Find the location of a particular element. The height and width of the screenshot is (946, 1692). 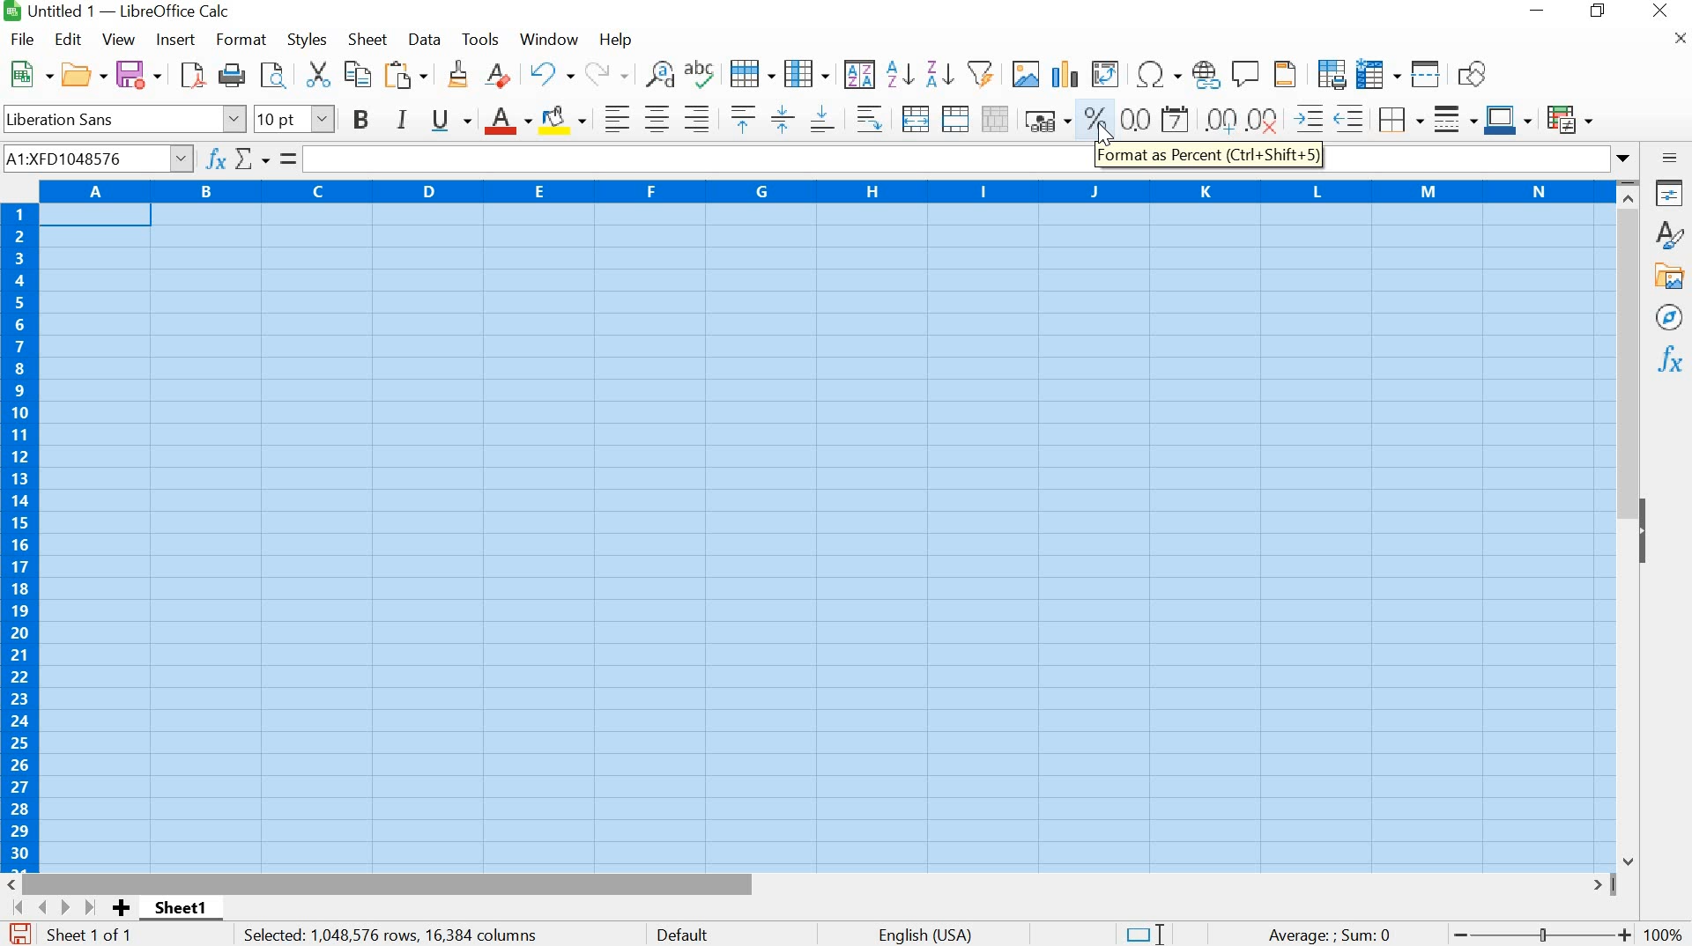

Add Decimal Place is located at coordinates (1222, 118).